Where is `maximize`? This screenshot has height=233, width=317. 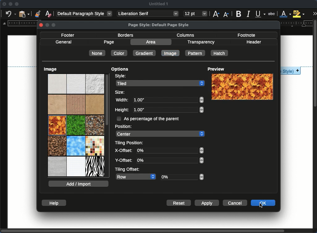 maximize is located at coordinates (17, 4).